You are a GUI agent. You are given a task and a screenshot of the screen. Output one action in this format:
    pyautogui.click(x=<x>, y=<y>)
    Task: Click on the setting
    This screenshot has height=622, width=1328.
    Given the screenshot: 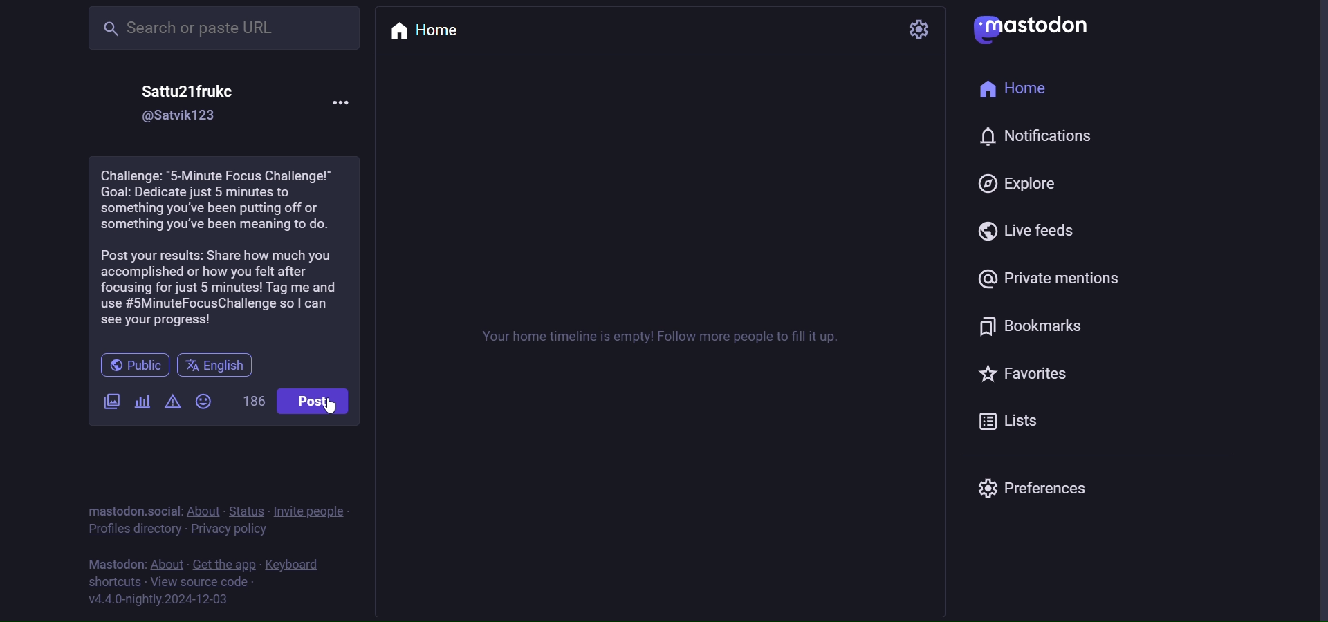 What is the action you would take?
    pyautogui.click(x=917, y=32)
    